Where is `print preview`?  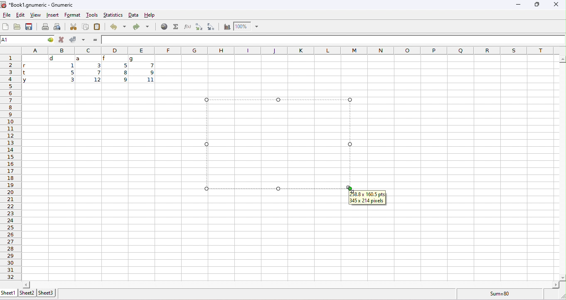 print preview is located at coordinates (59, 27).